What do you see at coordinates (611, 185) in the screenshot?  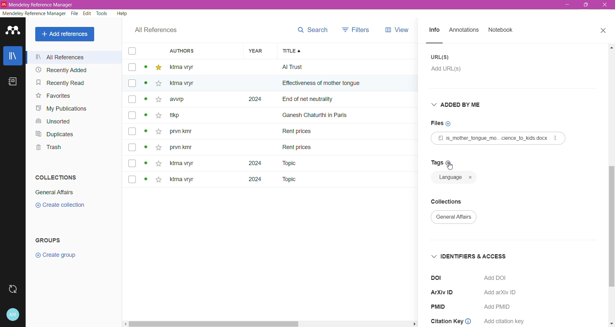 I see `Vertical Scroll Bar dragged to final position` at bounding box center [611, 185].